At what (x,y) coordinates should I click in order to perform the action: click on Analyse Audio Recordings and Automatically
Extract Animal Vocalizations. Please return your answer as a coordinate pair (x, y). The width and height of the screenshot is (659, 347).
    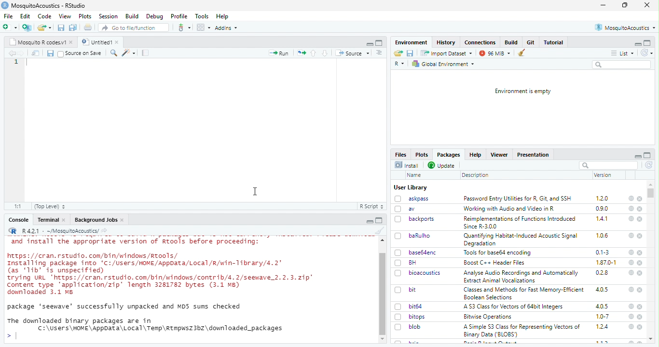
    Looking at the image, I should click on (522, 276).